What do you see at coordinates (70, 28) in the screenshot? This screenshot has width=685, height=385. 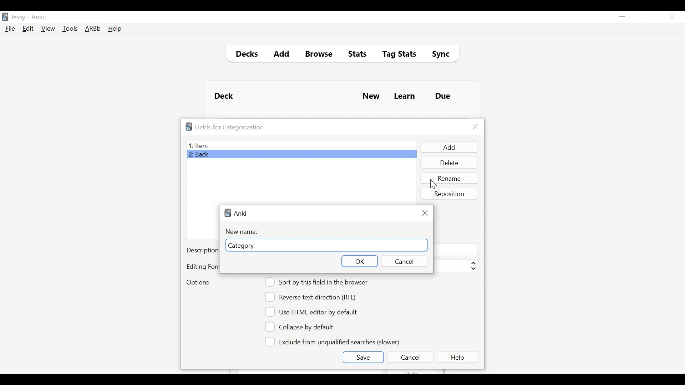 I see `Tools` at bounding box center [70, 28].